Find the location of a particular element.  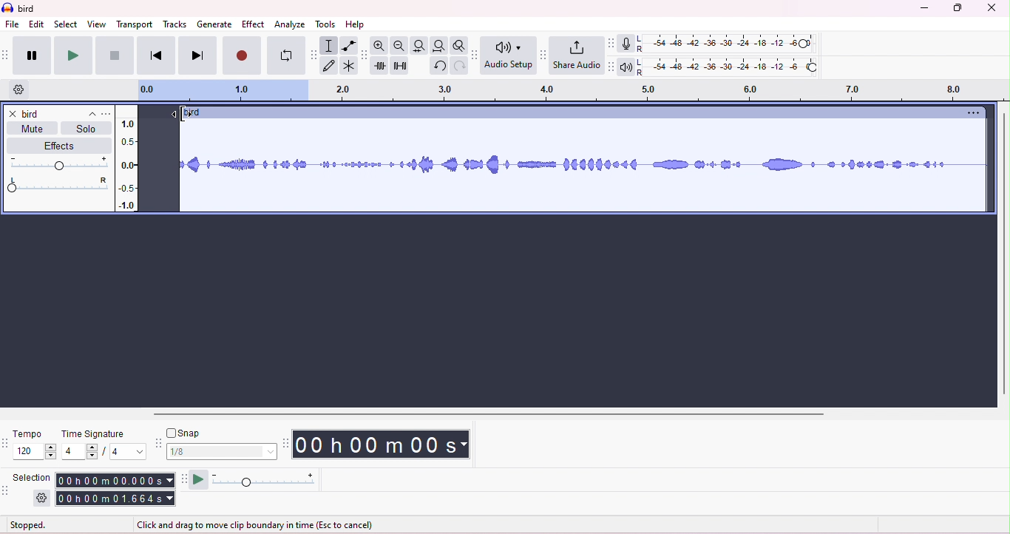

selection is located at coordinates (329, 45).